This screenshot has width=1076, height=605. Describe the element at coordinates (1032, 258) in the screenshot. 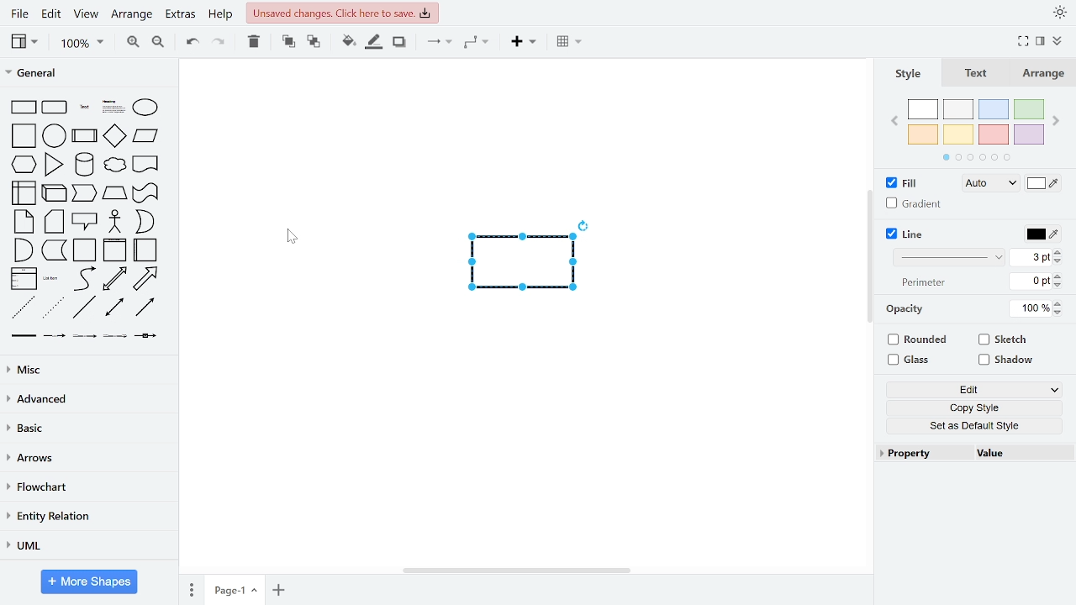

I see `current line width` at that location.